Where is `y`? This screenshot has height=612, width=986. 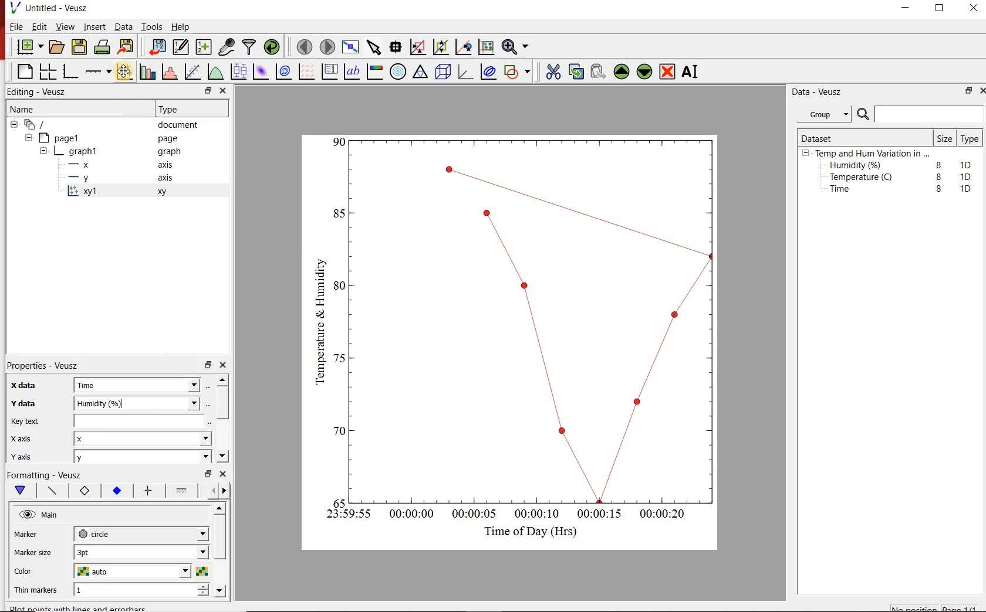 y is located at coordinates (96, 458).